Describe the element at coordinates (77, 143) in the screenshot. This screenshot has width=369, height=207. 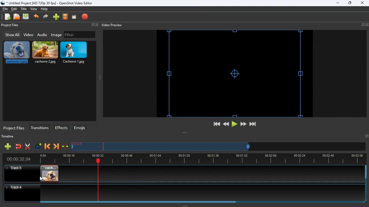
I see `image timeline` at that location.